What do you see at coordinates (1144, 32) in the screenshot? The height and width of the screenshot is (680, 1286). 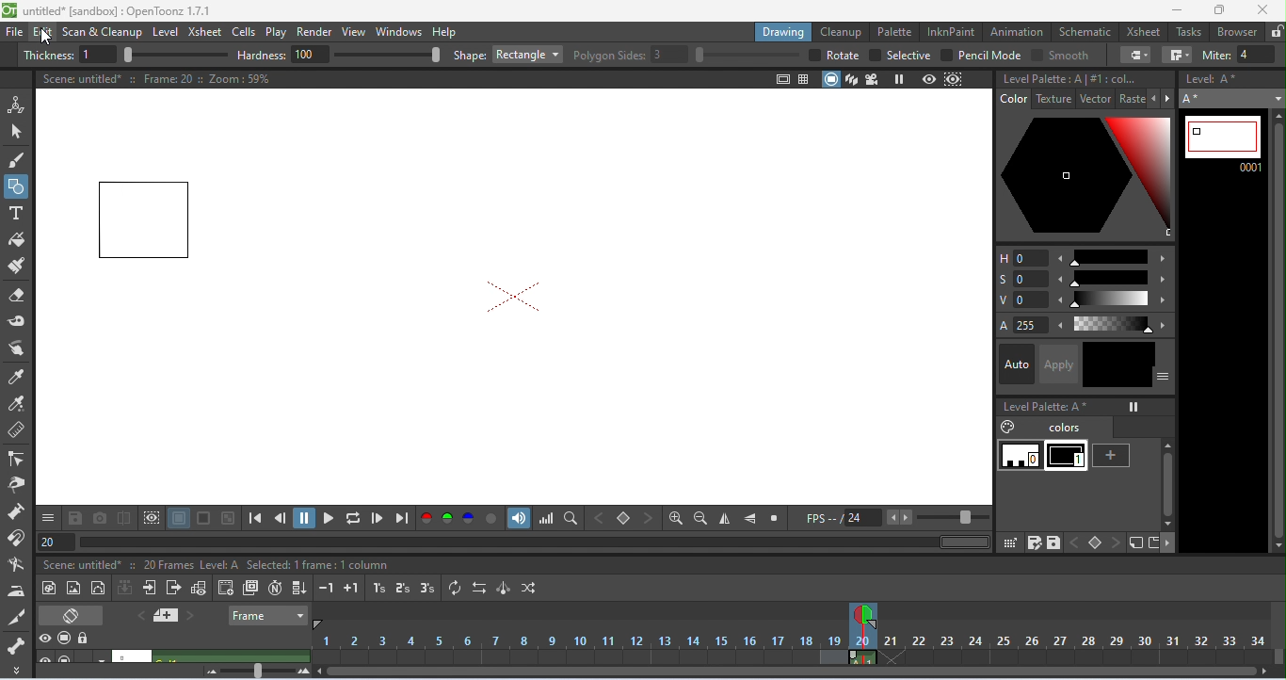 I see `xsheet` at bounding box center [1144, 32].